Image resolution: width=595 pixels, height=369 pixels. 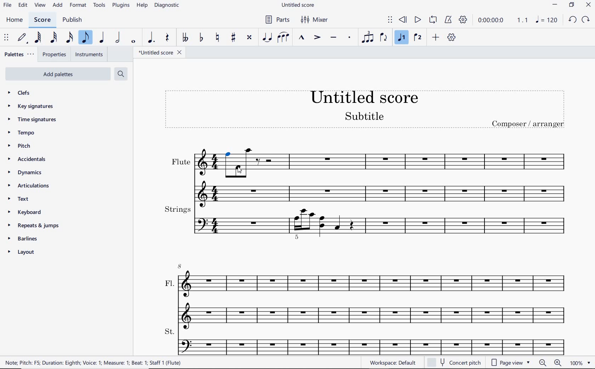 What do you see at coordinates (102, 39) in the screenshot?
I see `QUARTER NOTE` at bounding box center [102, 39].